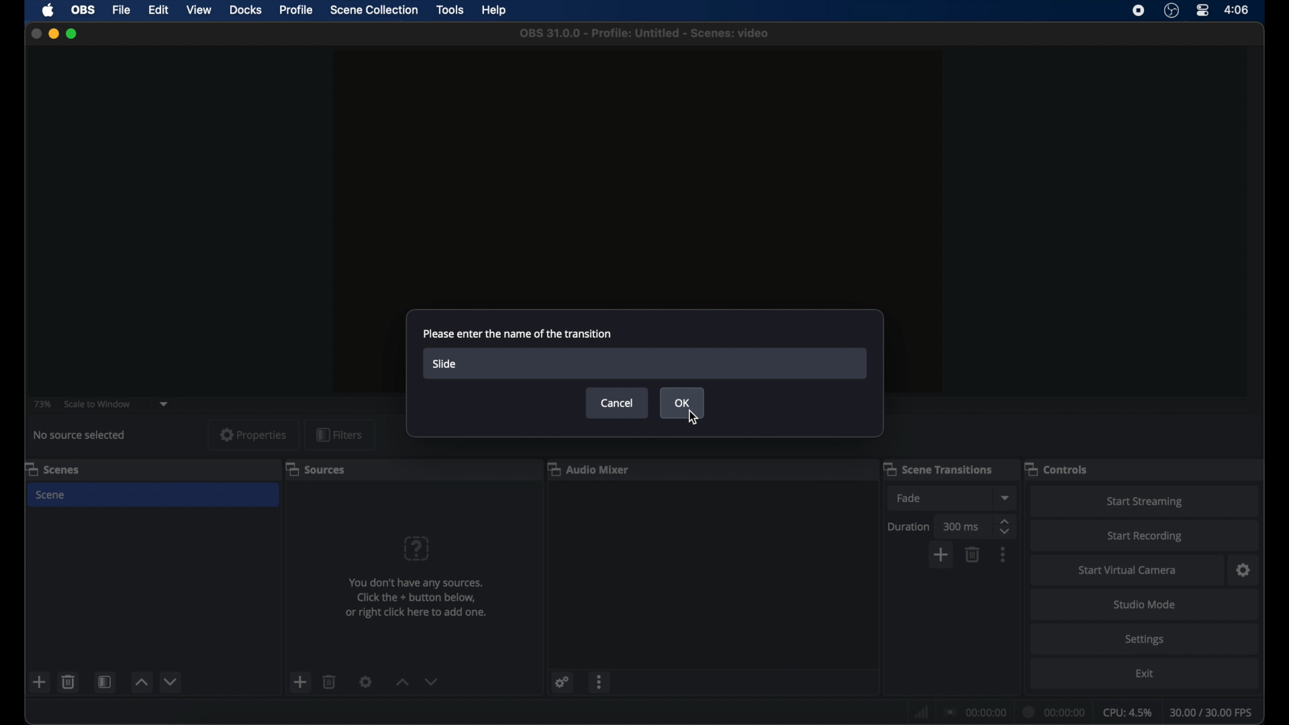 This screenshot has height=725, width=1289. What do you see at coordinates (1055, 712) in the screenshot?
I see `duration` at bounding box center [1055, 712].